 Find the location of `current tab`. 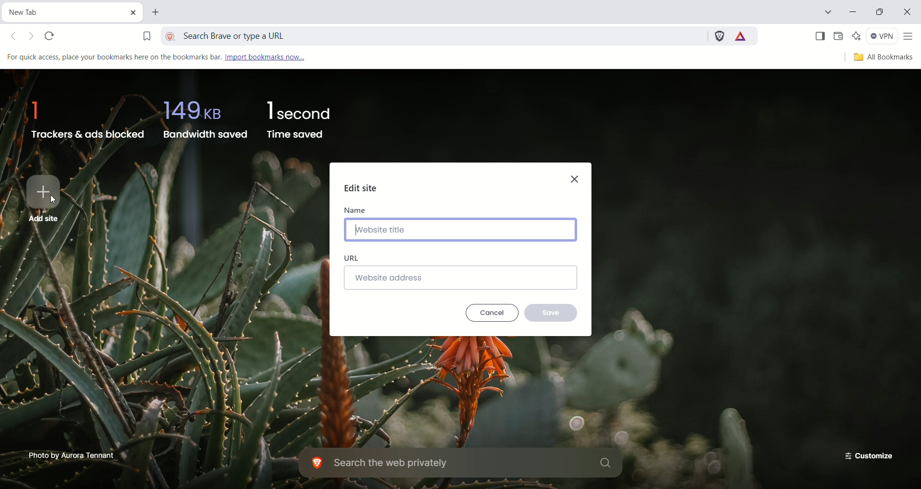

current tab is located at coordinates (65, 11).